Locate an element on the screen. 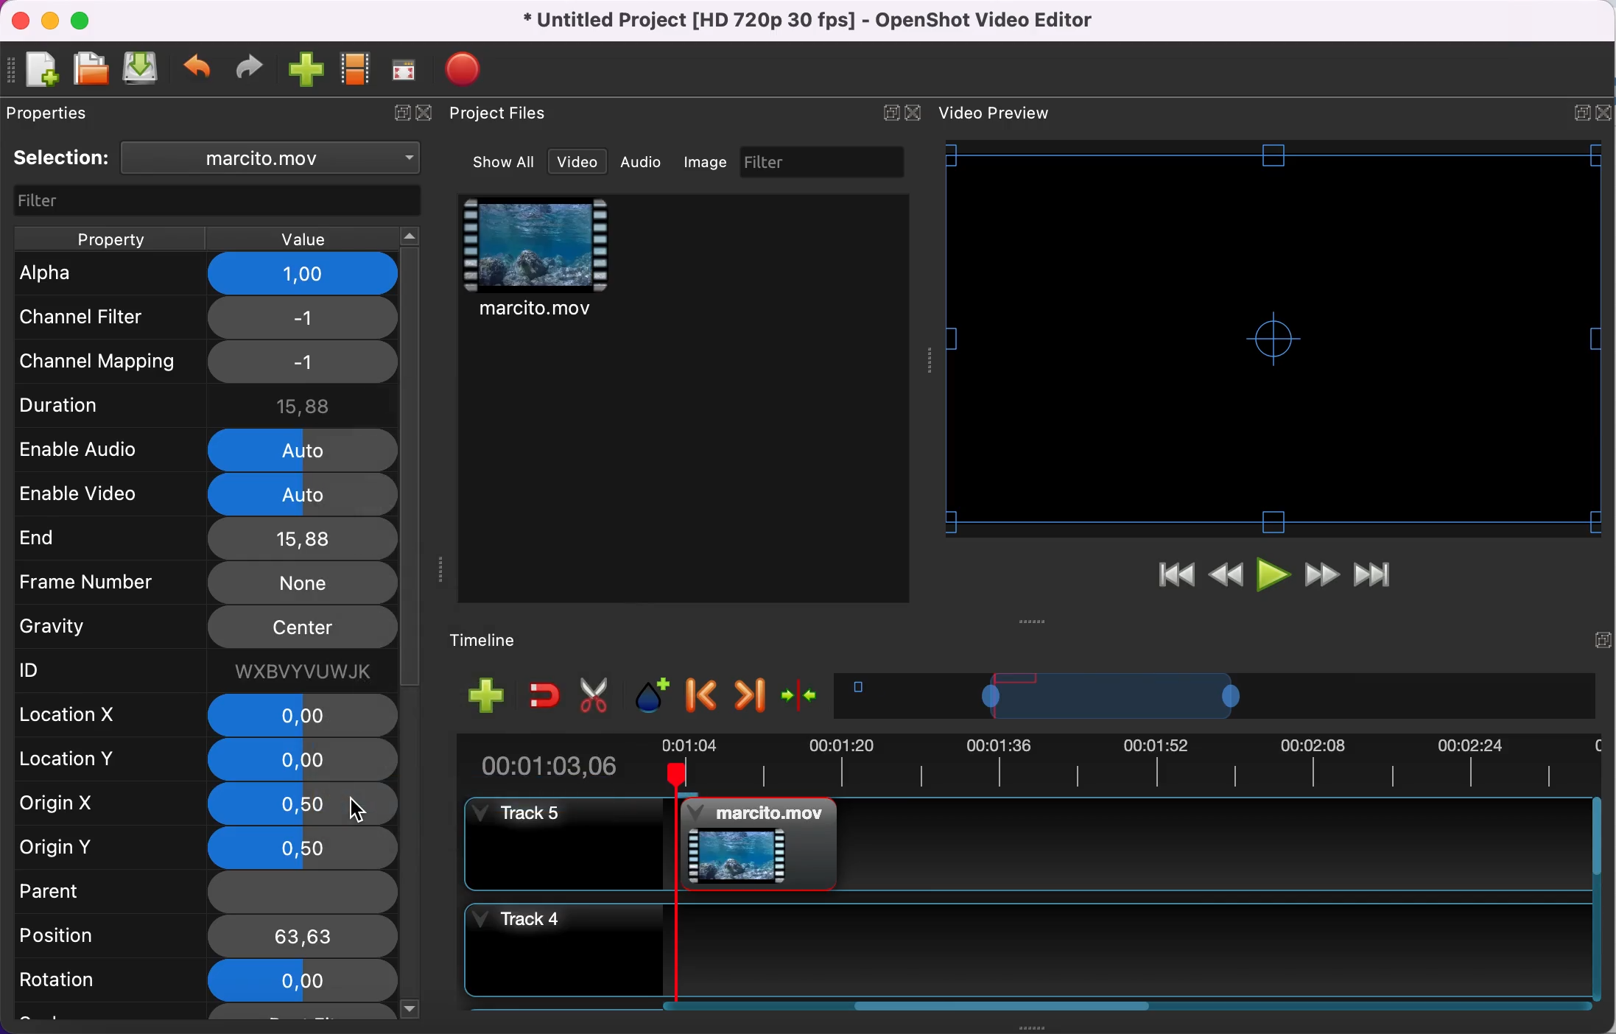  enable video auto is located at coordinates (206, 495).